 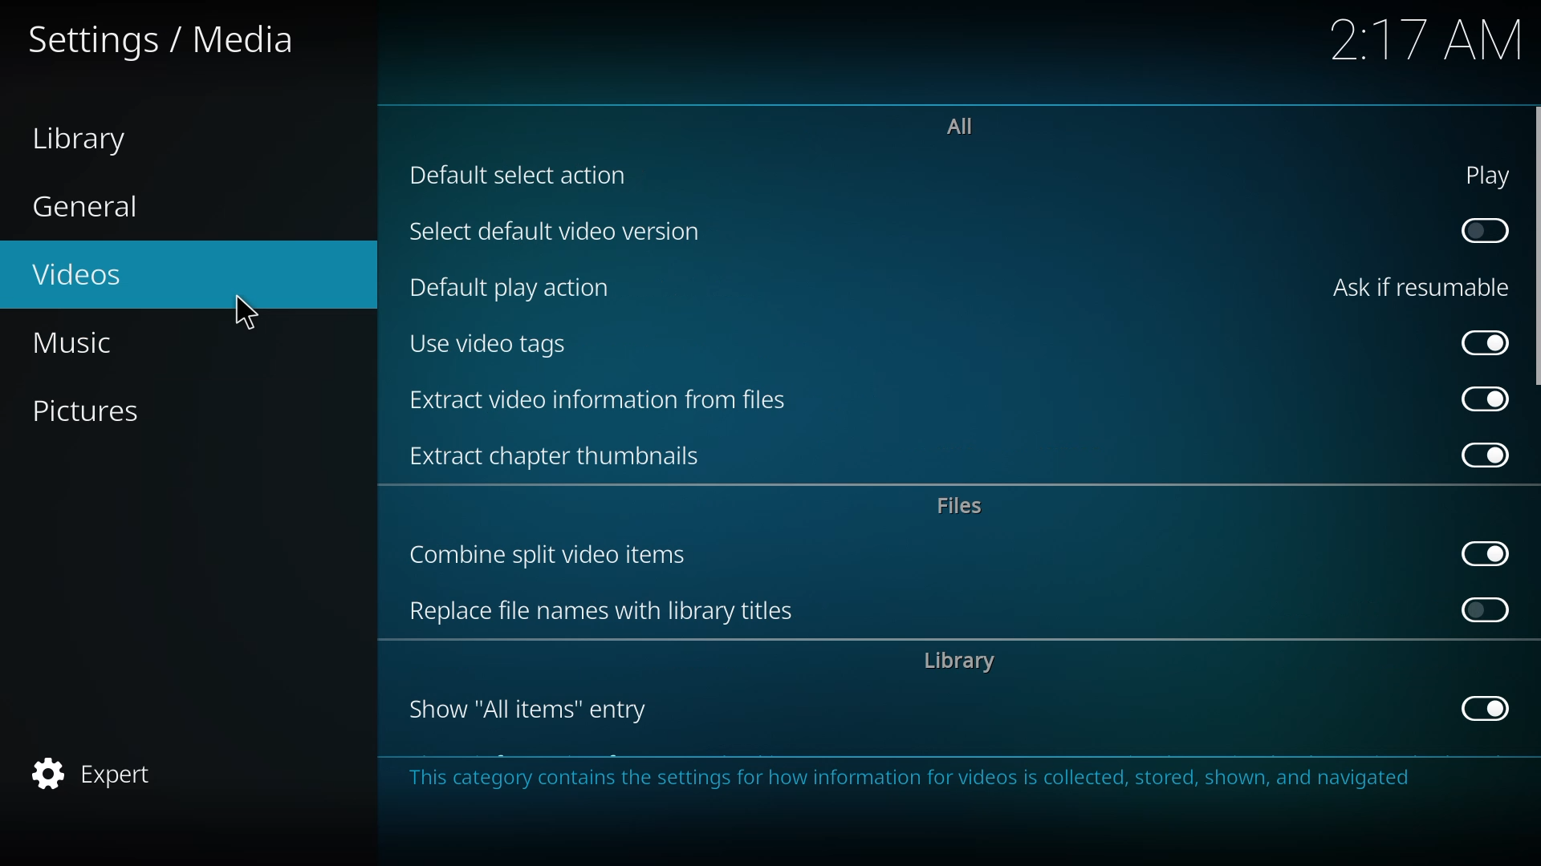 What do you see at coordinates (1427, 39) in the screenshot?
I see `time` at bounding box center [1427, 39].